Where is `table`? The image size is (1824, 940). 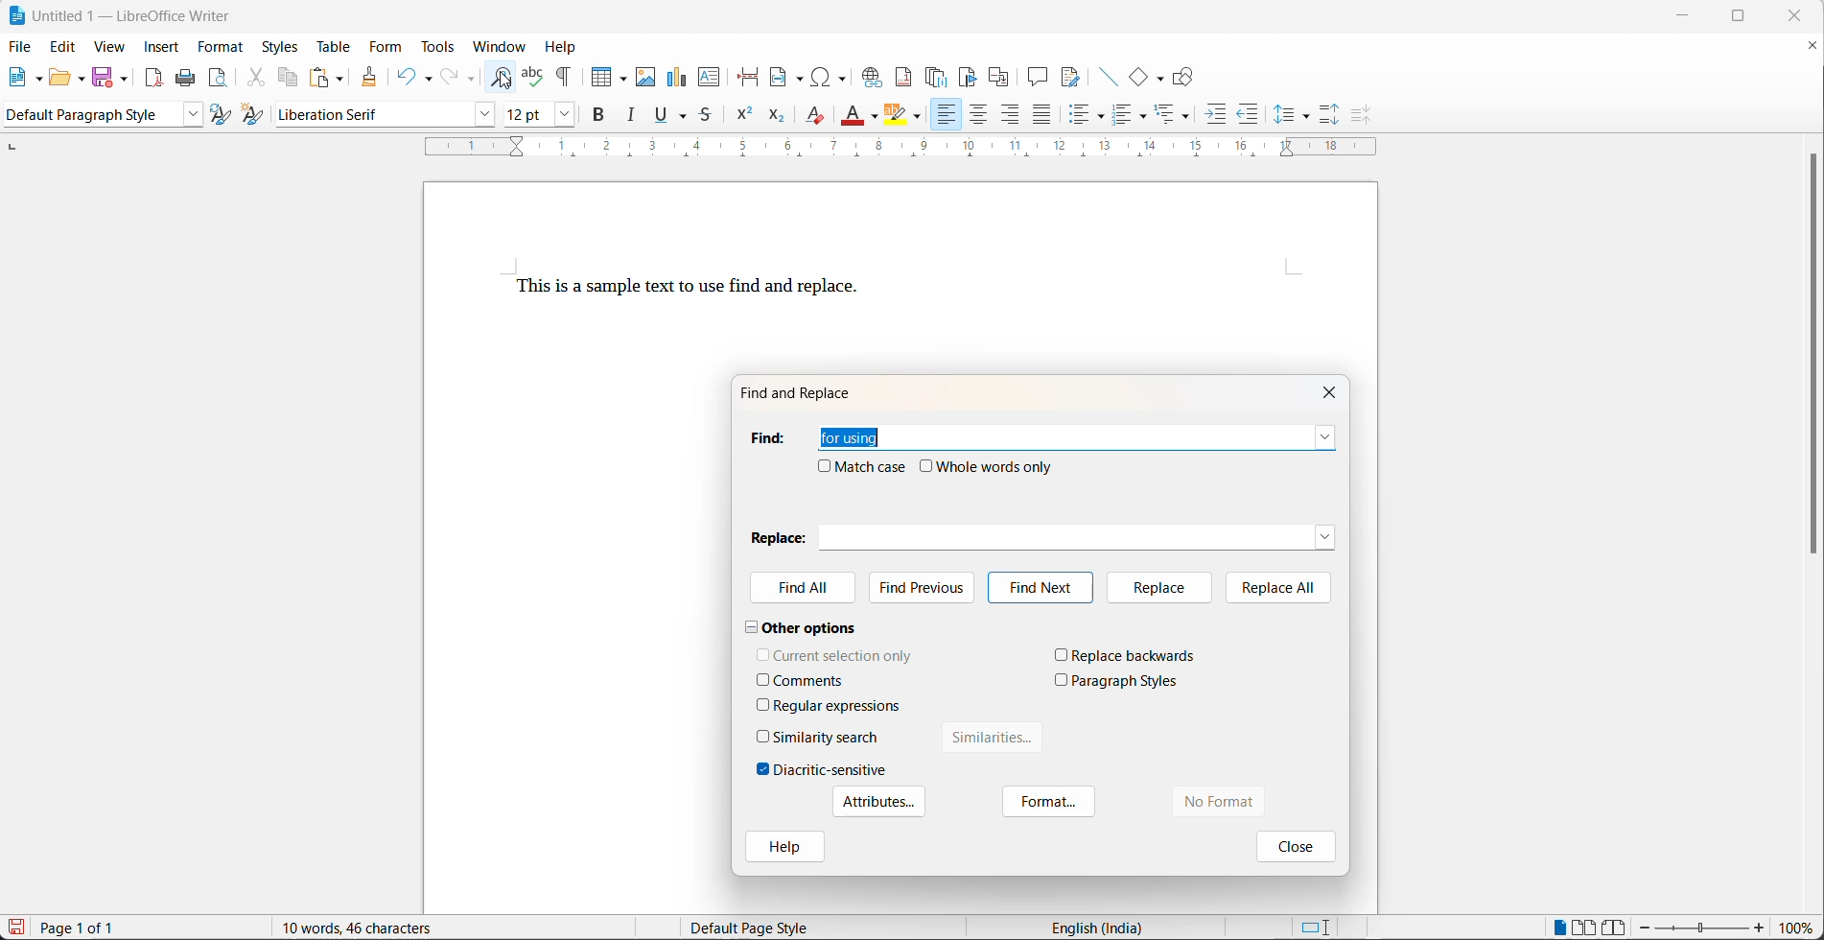 table is located at coordinates (331, 46).